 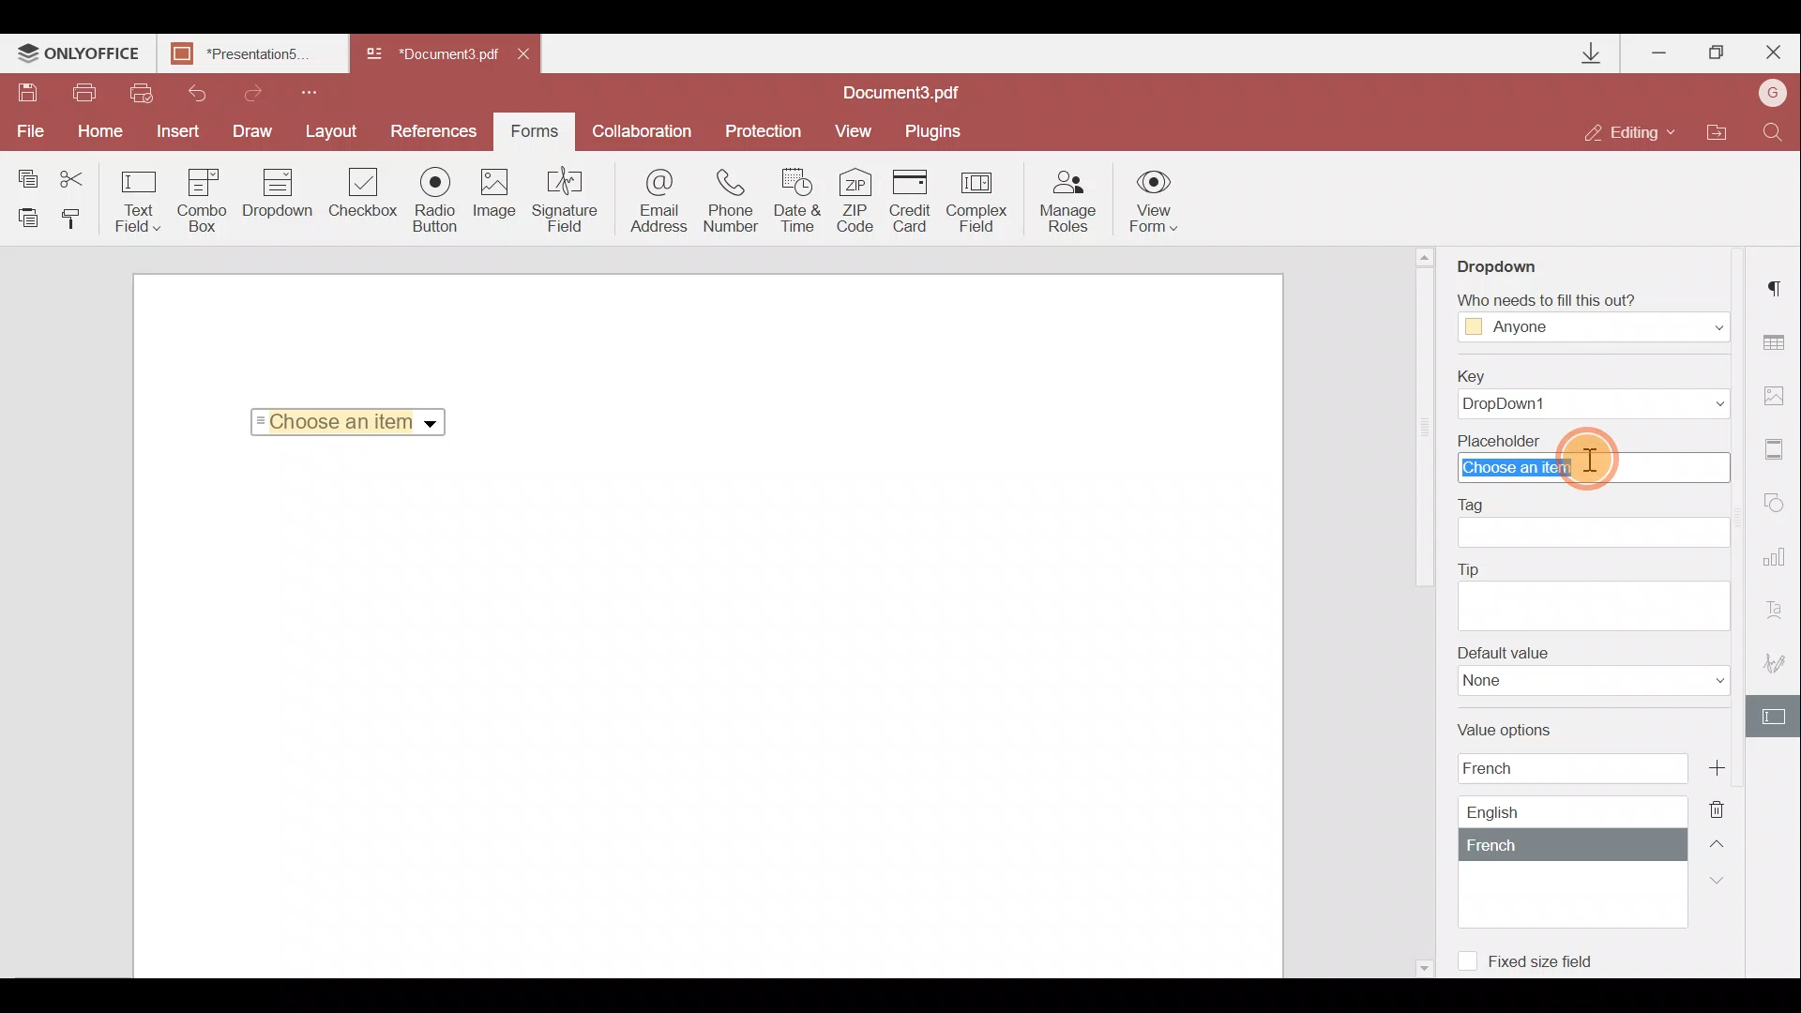 I want to click on Editing mode, so click(x=1630, y=131).